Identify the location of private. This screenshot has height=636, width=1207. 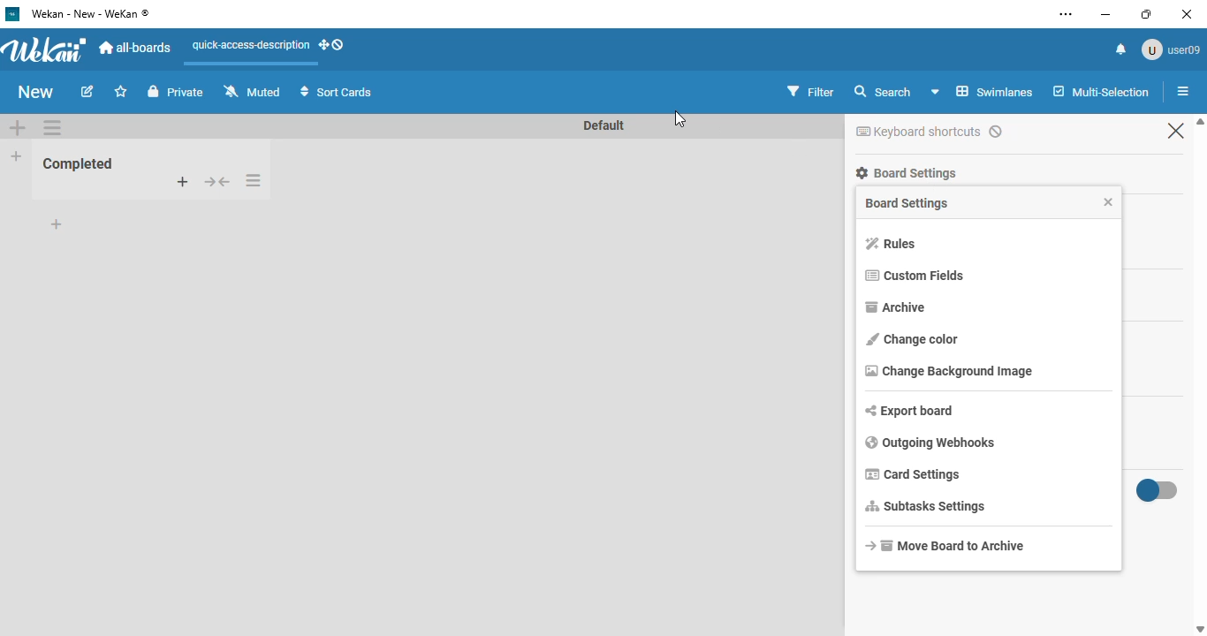
(177, 92).